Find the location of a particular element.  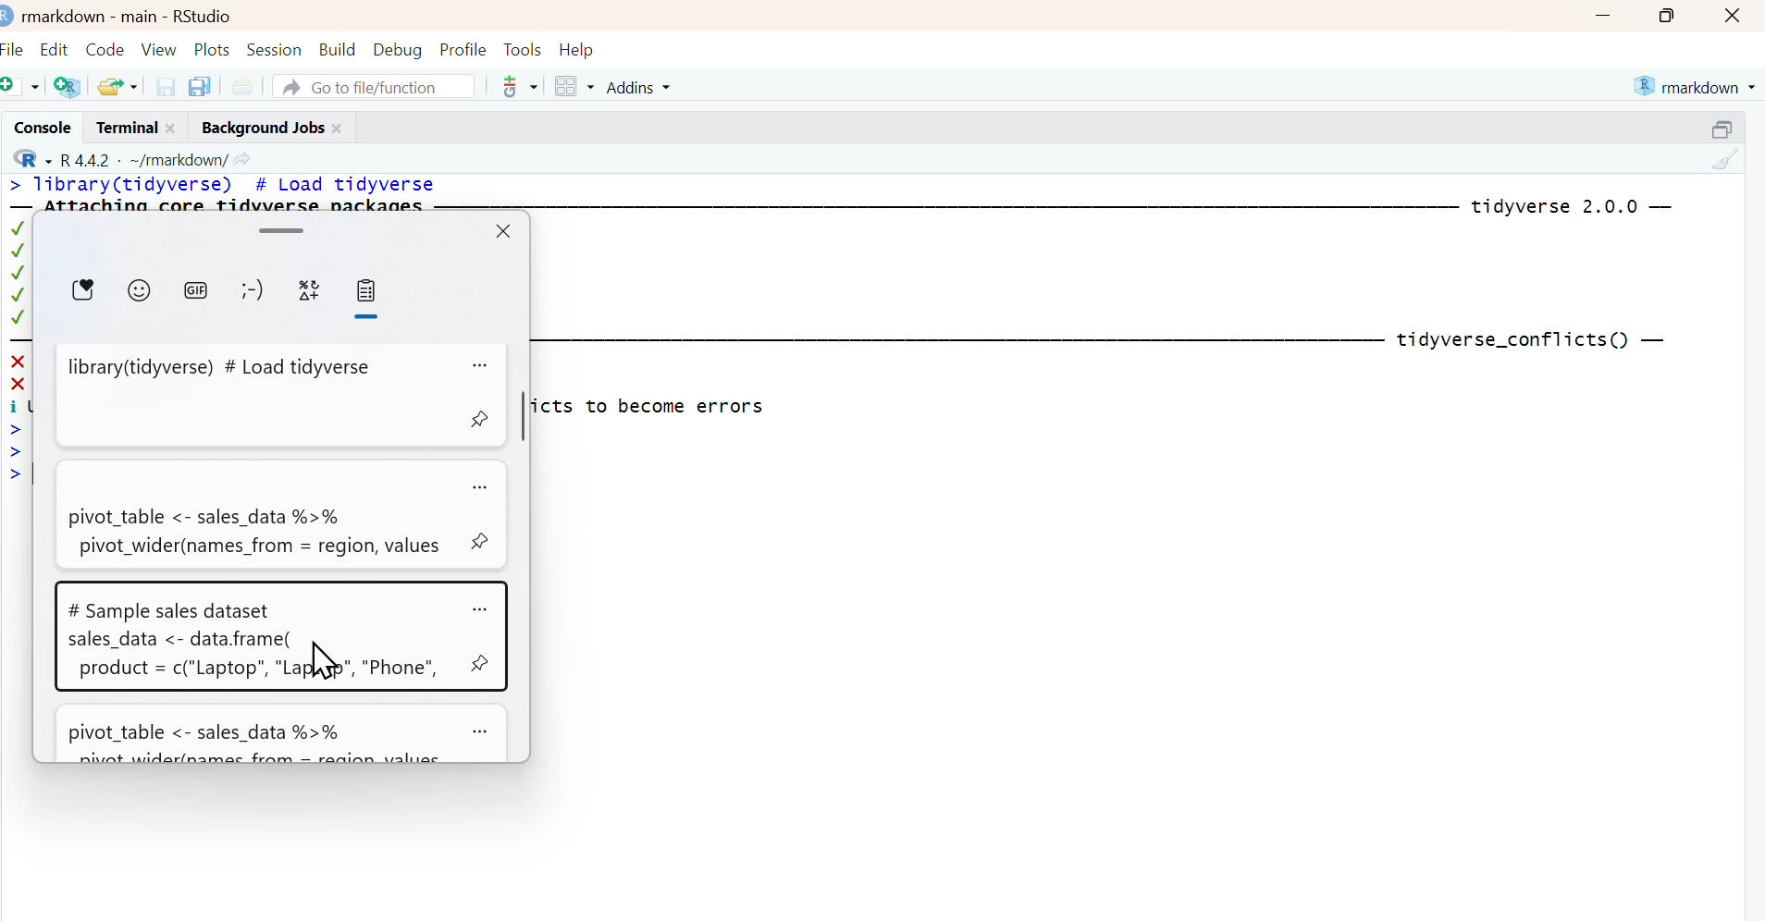

Print current file is located at coordinates (242, 85).